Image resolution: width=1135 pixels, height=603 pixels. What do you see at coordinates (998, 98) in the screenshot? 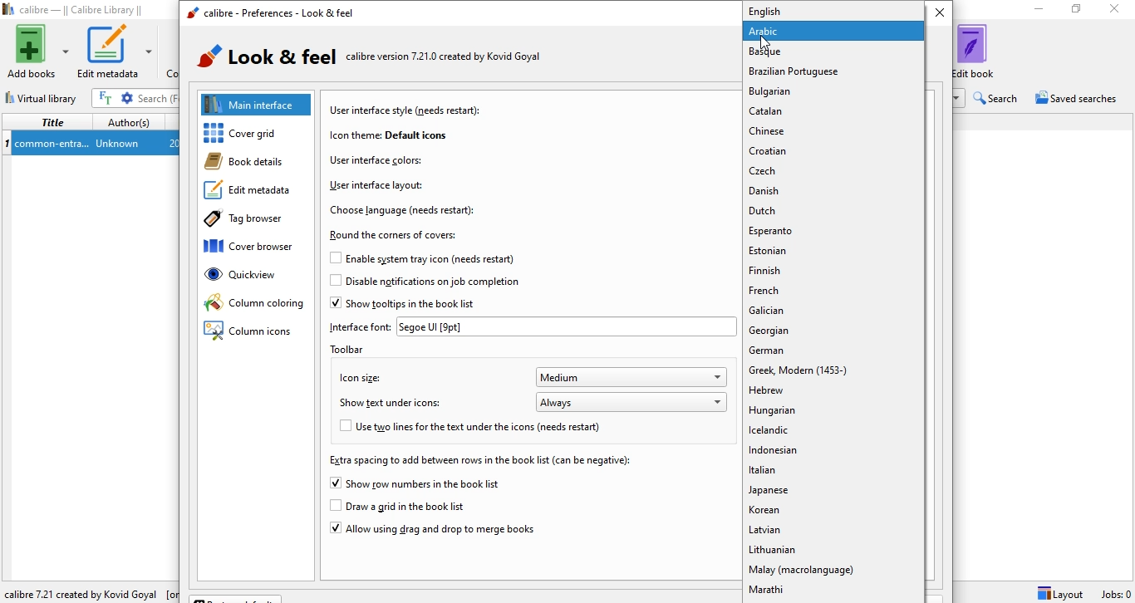
I see `Search` at bounding box center [998, 98].